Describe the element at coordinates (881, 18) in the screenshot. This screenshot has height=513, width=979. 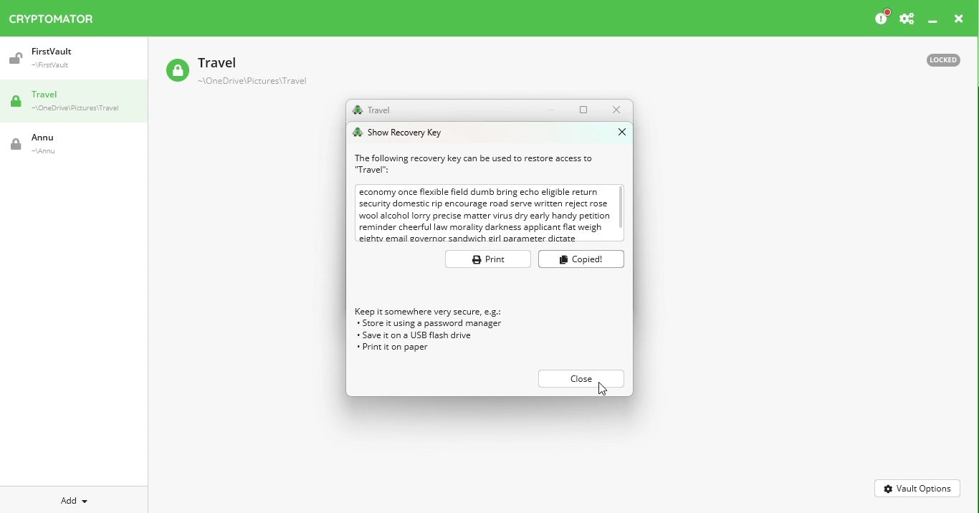
I see `Please consider donating` at that location.